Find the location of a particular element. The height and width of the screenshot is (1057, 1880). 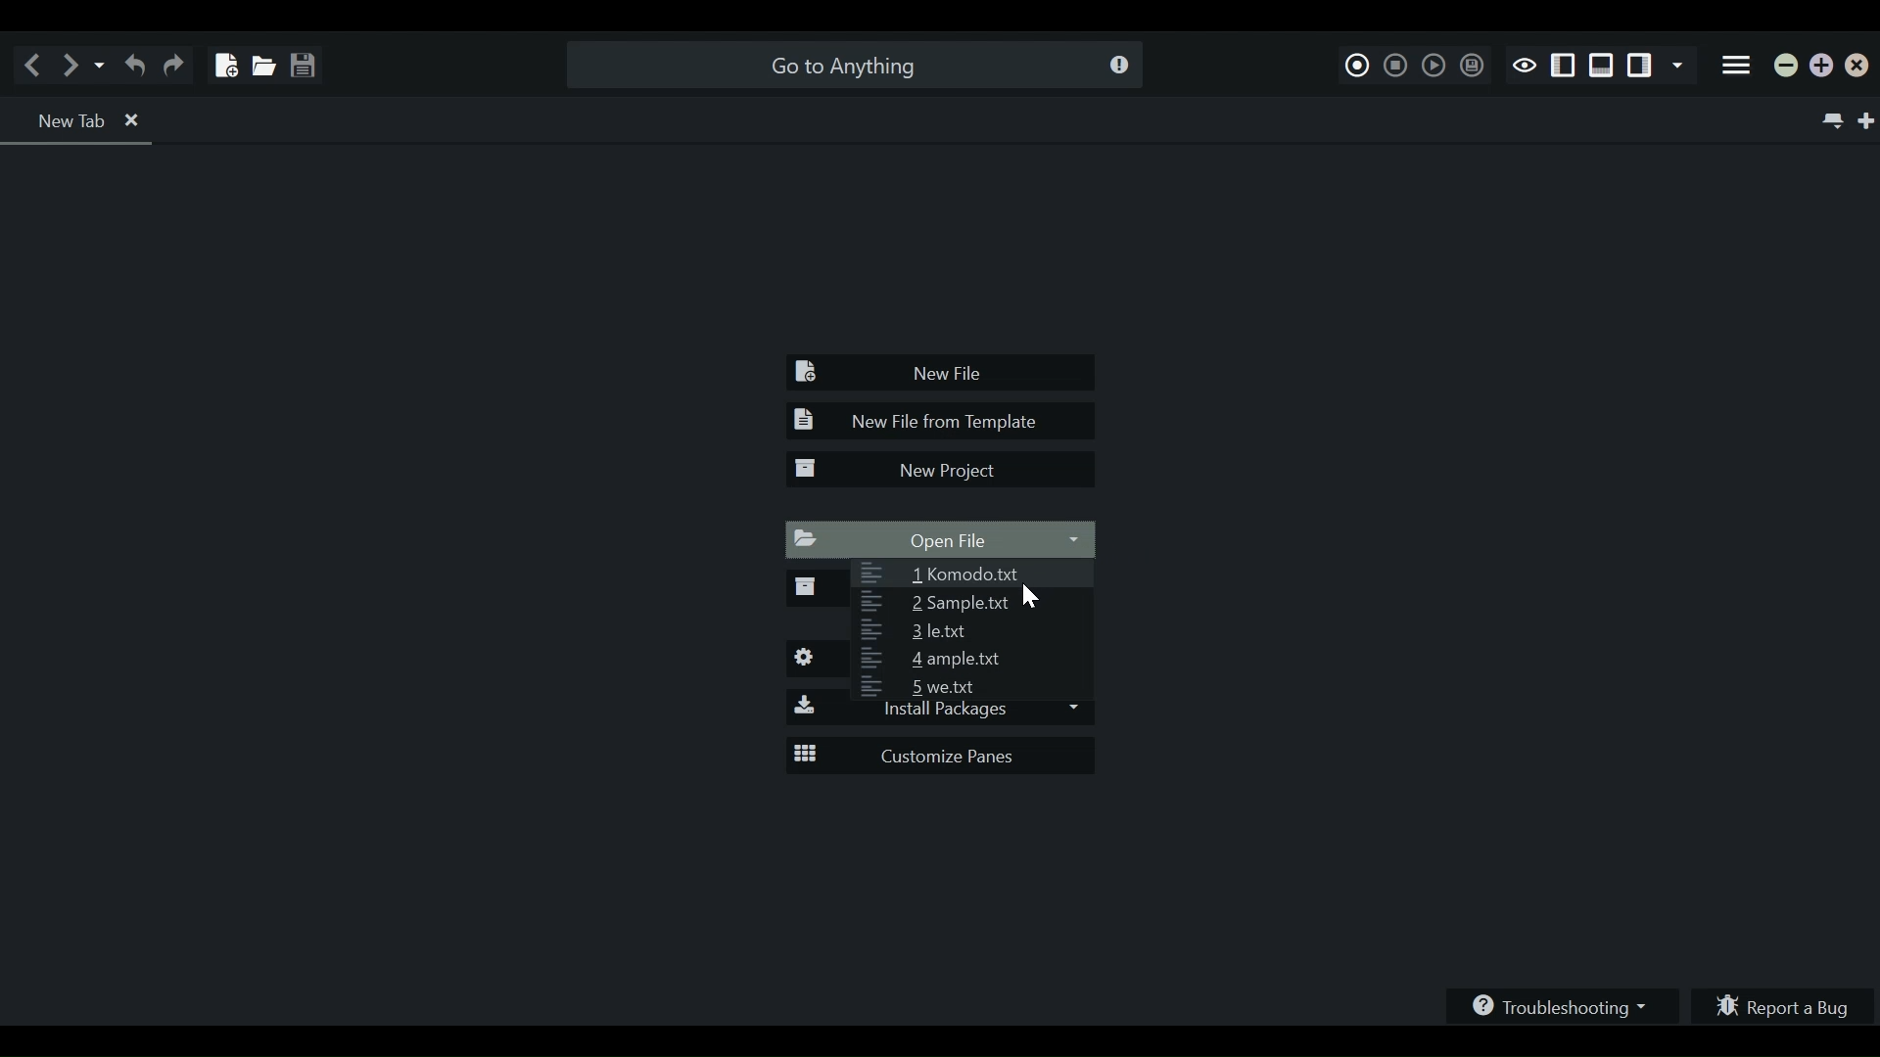

Undo is located at coordinates (134, 65).